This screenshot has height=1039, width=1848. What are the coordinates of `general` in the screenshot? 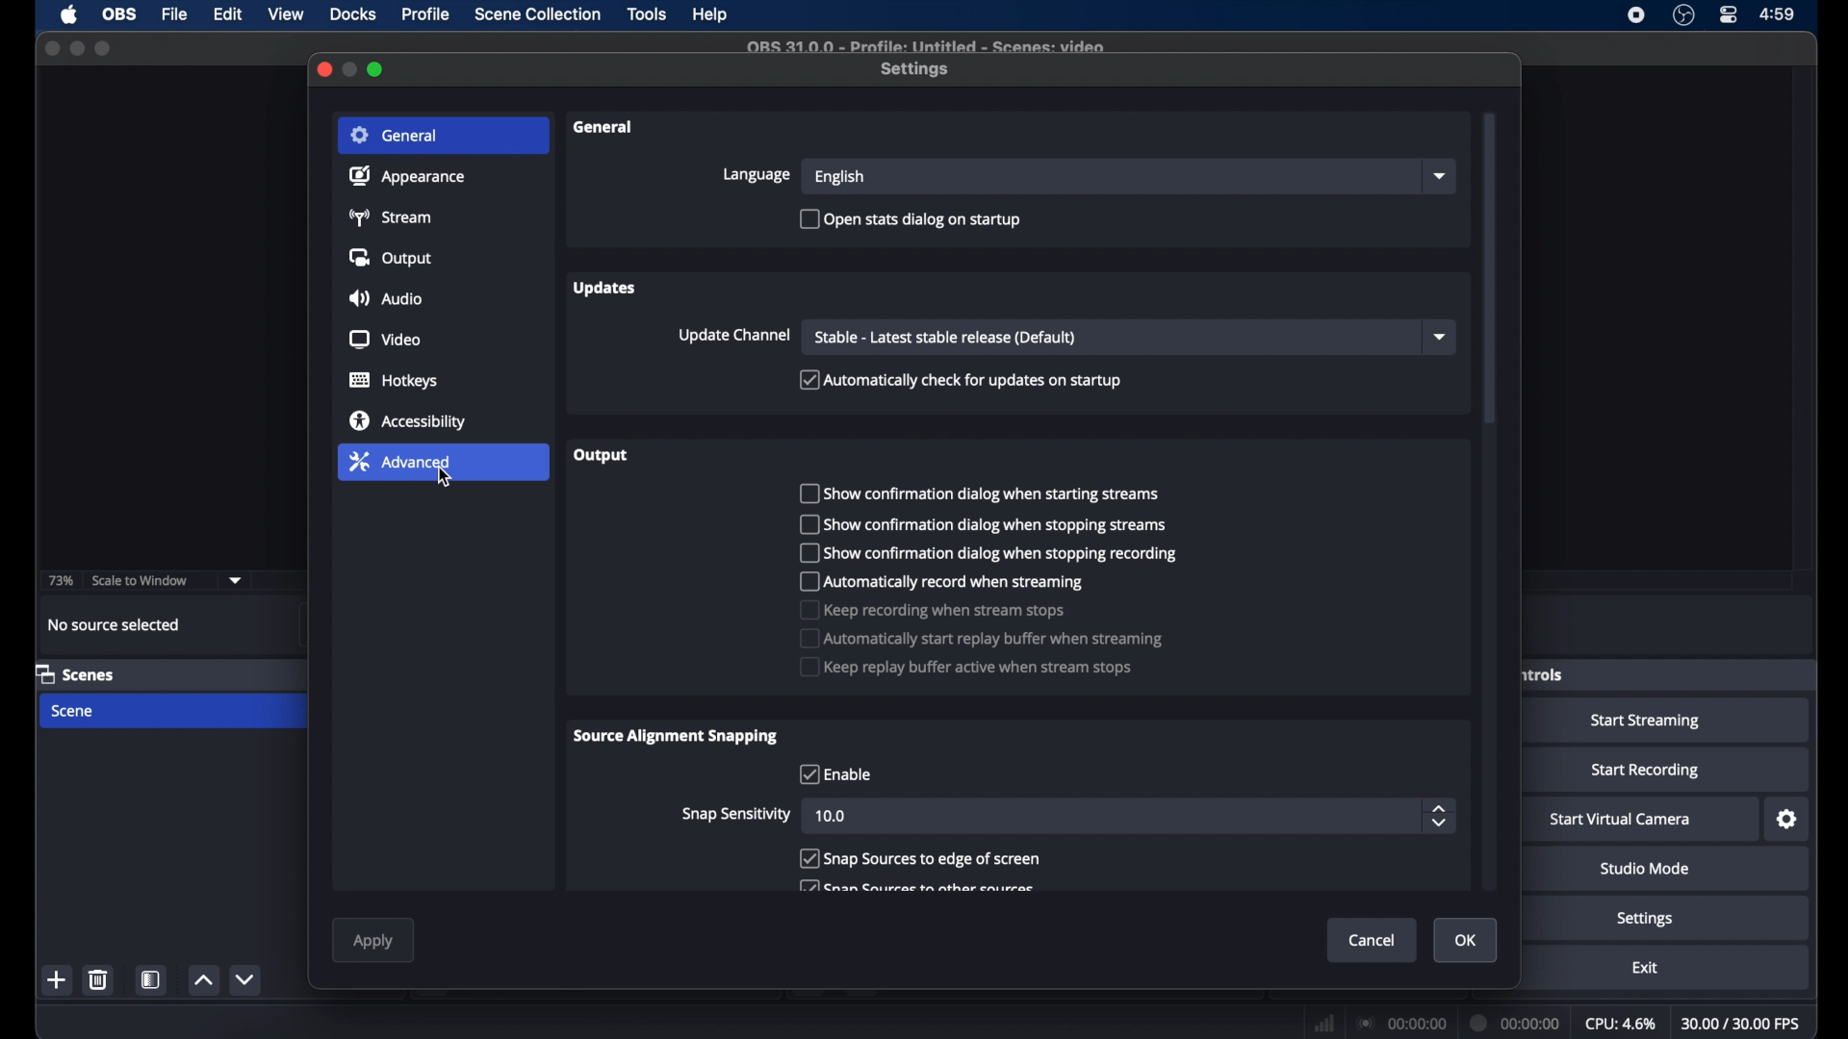 It's located at (605, 128).